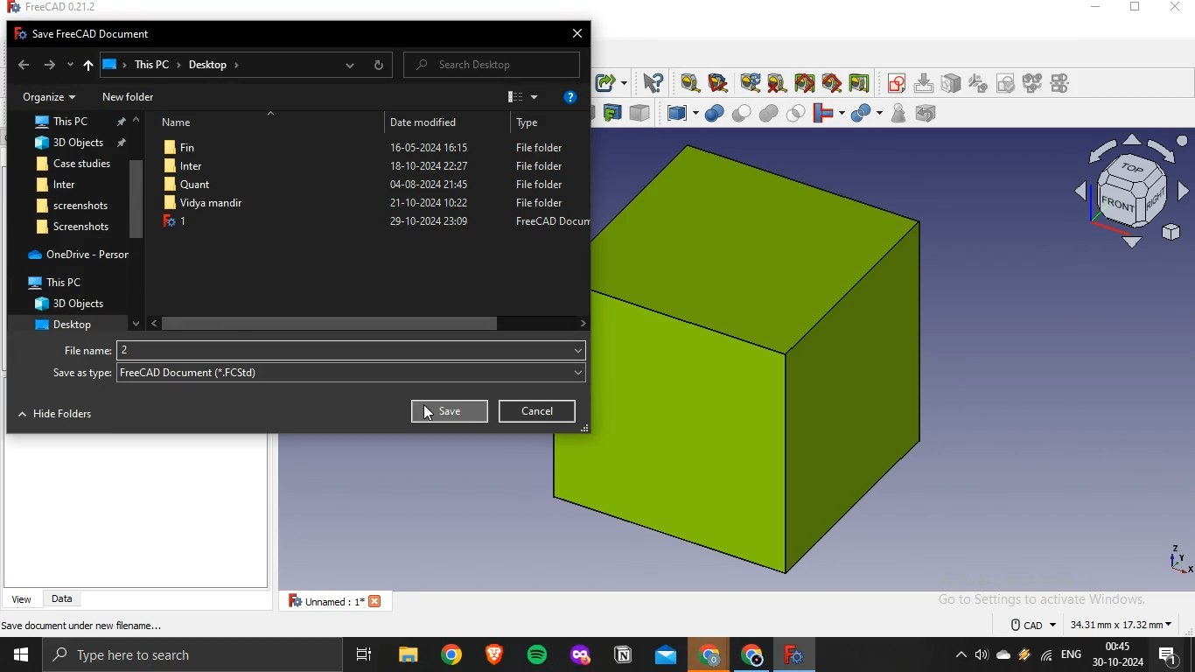 The width and height of the screenshot is (1195, 672). What do you see at coordinates (367, 655) in the screenshot?
I see `task view` at bounding box center [367, 655].